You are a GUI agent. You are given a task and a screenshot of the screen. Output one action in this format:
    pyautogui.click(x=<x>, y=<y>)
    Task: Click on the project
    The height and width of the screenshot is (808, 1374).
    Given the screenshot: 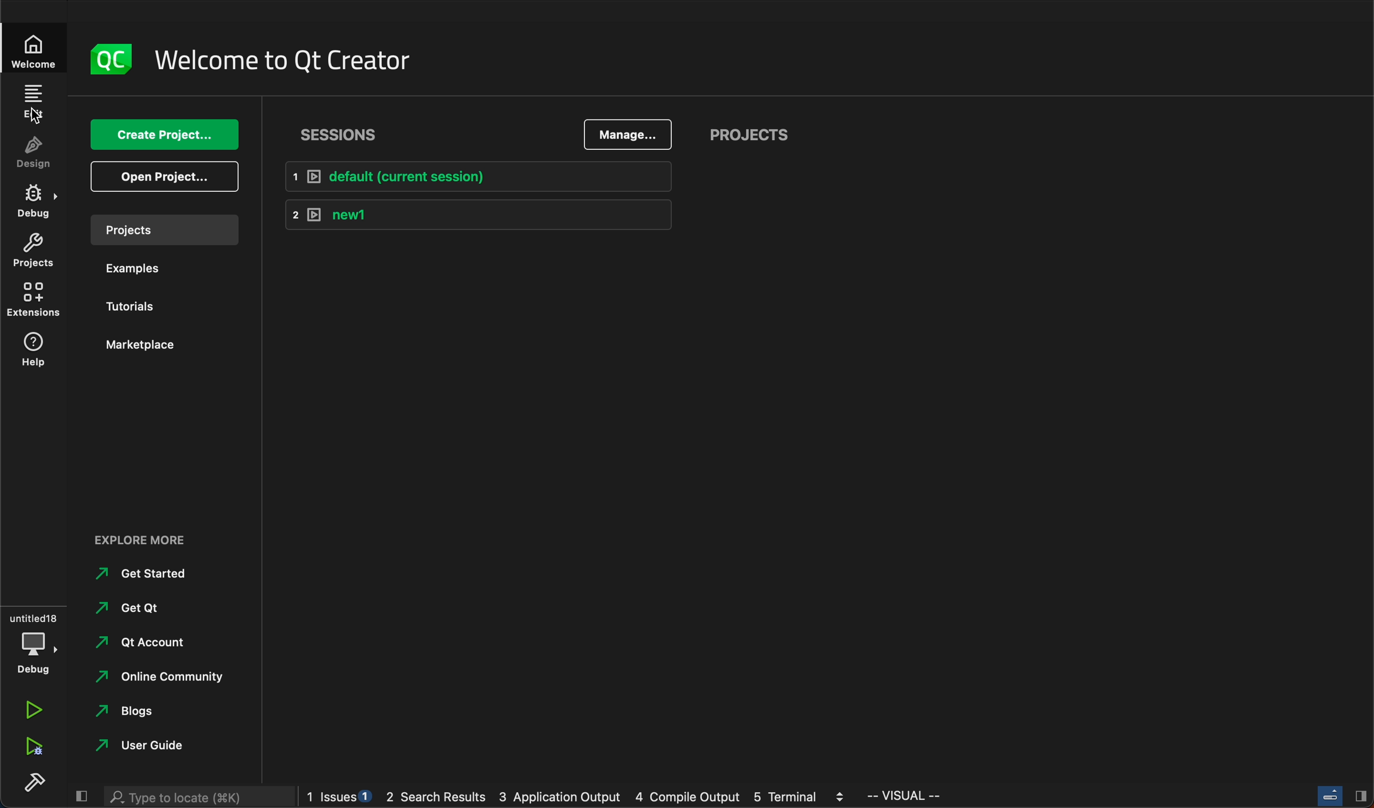 What is the action you would take?
    pyautogui.click(x=159, y=227)
    